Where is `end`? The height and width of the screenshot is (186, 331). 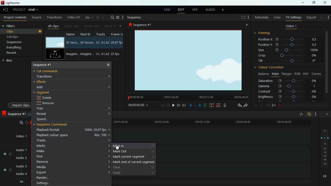 end is located at coordinates (184, 105).